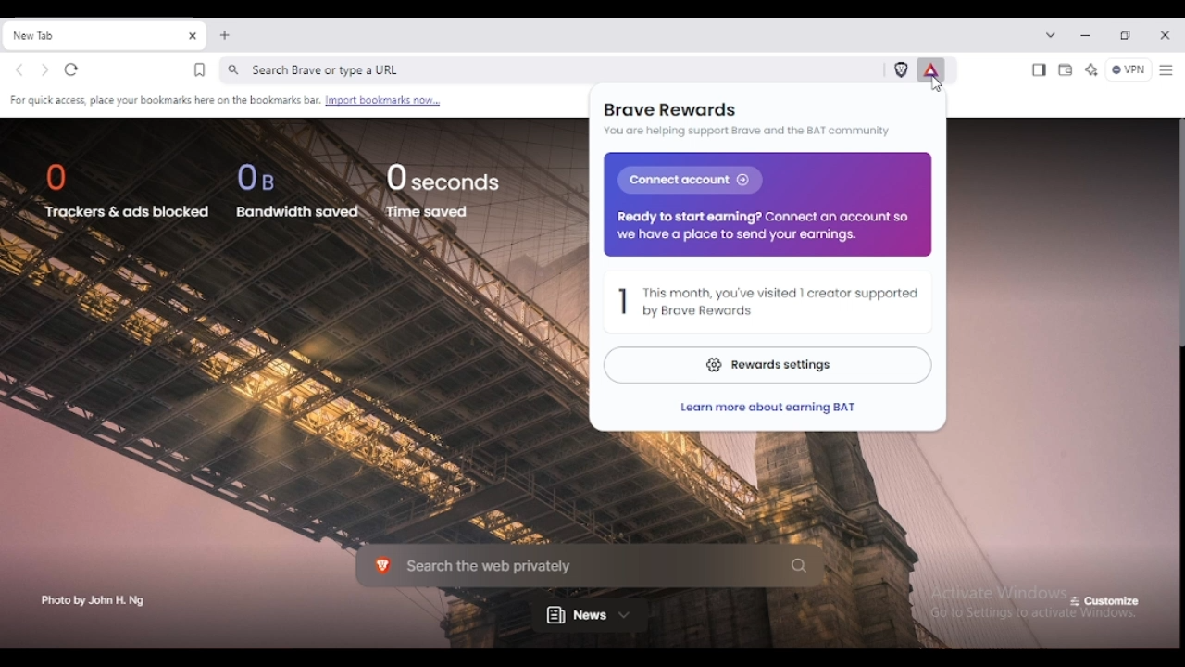 The height and width of the screenshot is (667, 1185). I want to click on cursor, so click(937, 84).